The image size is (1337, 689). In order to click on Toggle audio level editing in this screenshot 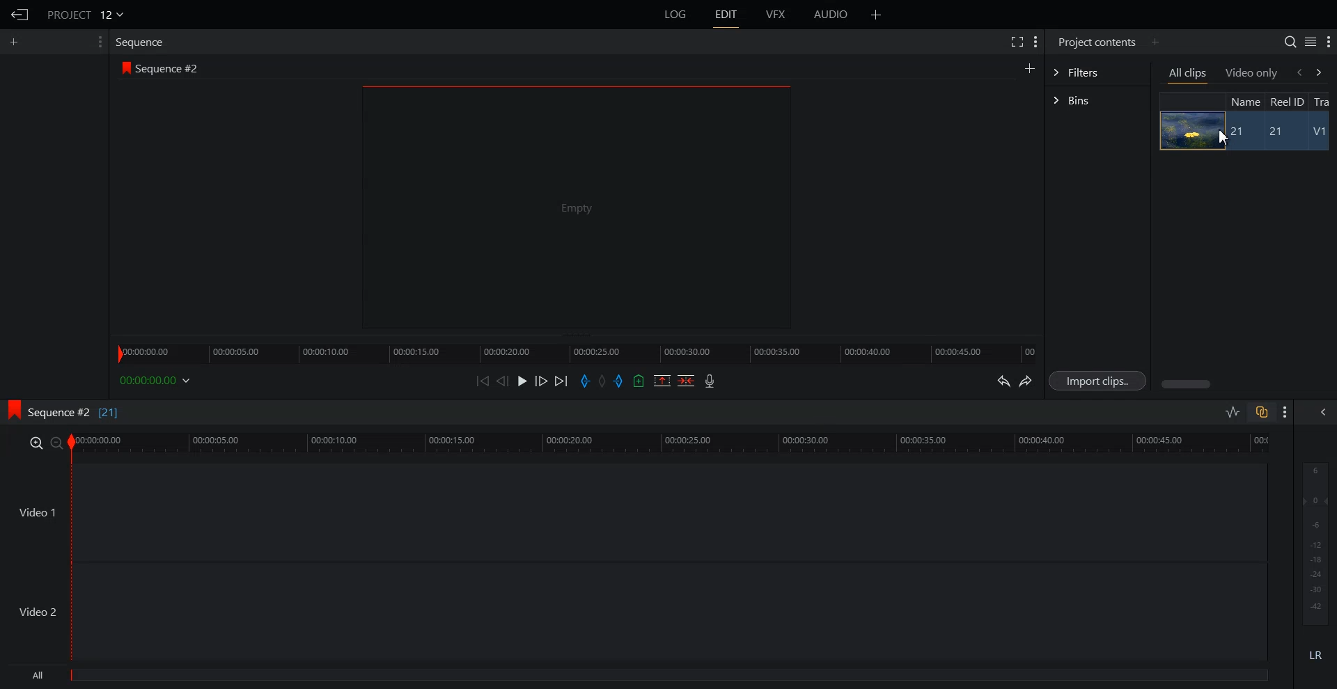, I will do `click(1233, 411)`.